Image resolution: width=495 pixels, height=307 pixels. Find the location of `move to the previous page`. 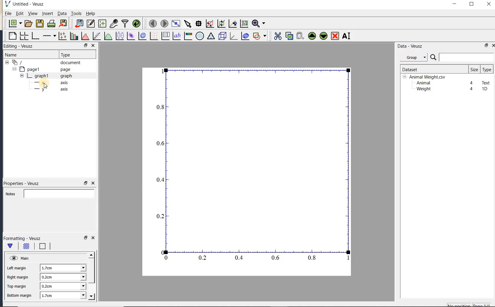

move to the previous page is located at coordinates (152, 23).